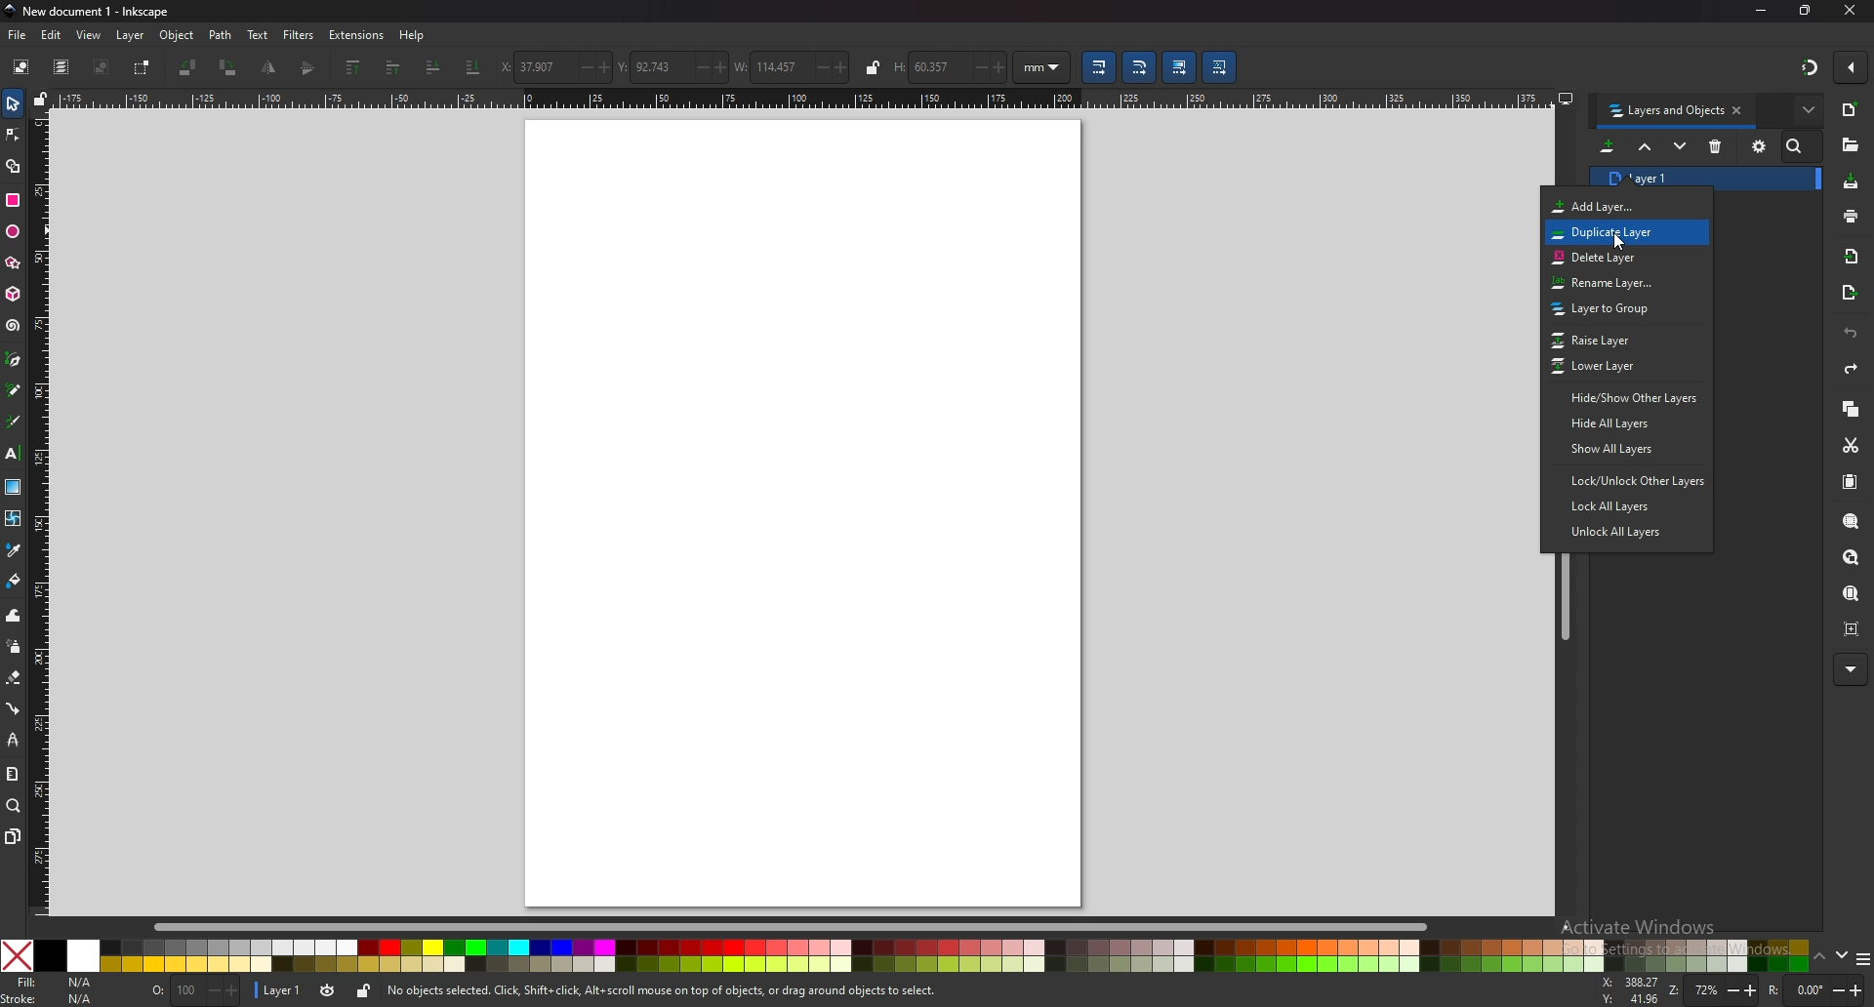 The height and width of the screenshot is (1007, 1874). What do you see at coordinates (278, 989) in the screenshot?
I see `layer` at bounding box center [278, 989].